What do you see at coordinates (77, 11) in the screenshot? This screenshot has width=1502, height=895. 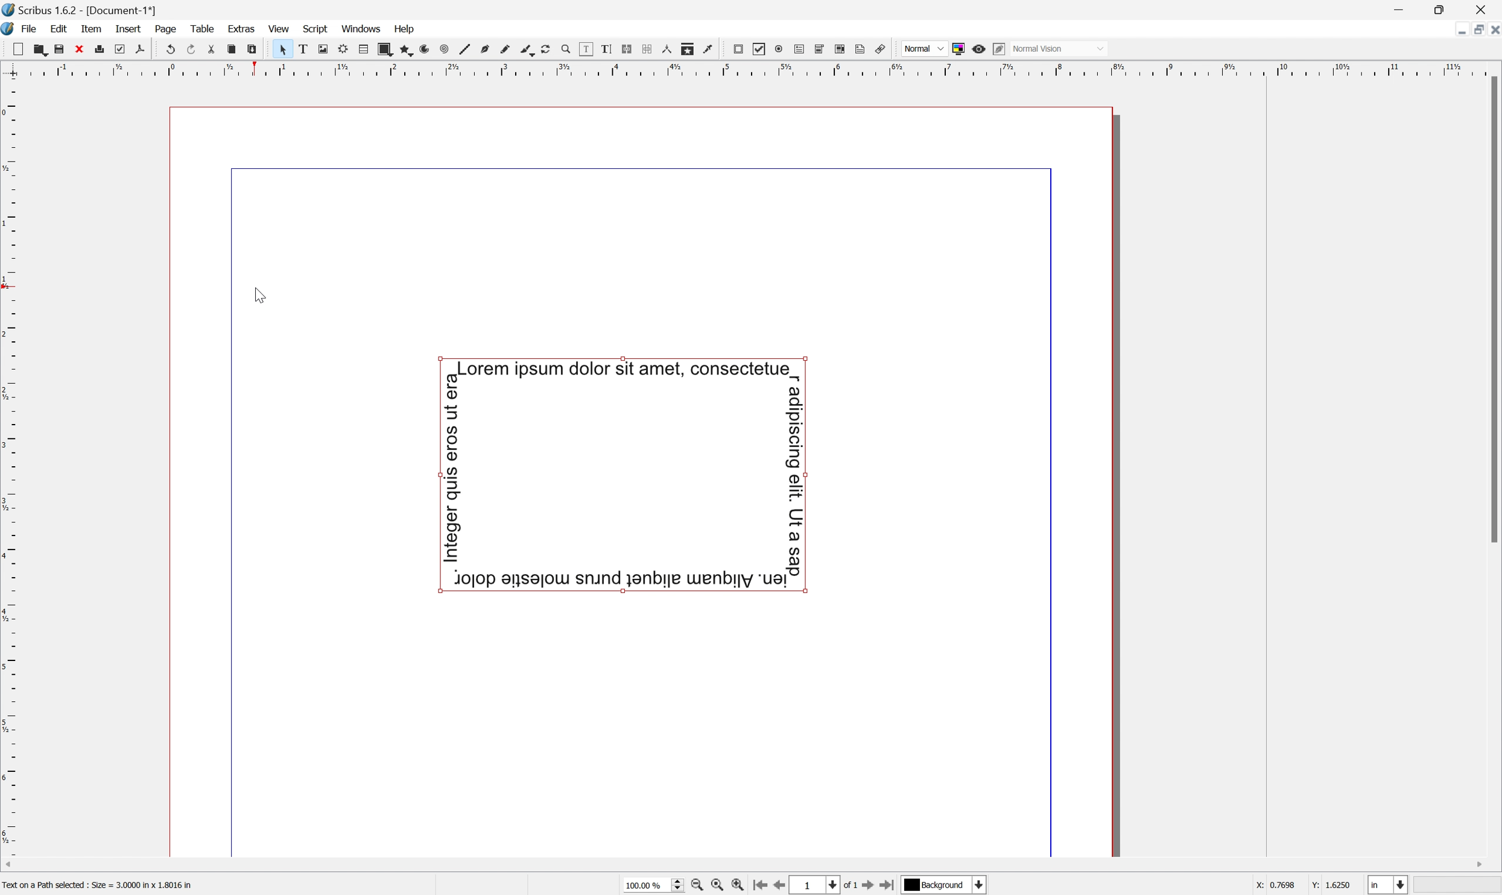 I see `Scribus 1.6.2 - [Document-1*]` at bounding box center [77, 11].